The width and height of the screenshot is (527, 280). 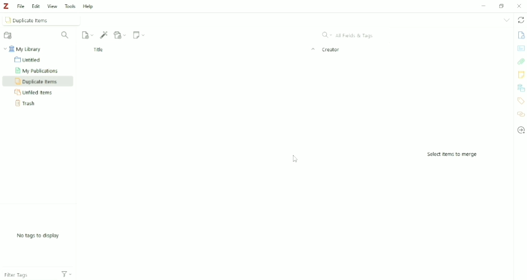 I want to click on View, so click(x=53, y=6).